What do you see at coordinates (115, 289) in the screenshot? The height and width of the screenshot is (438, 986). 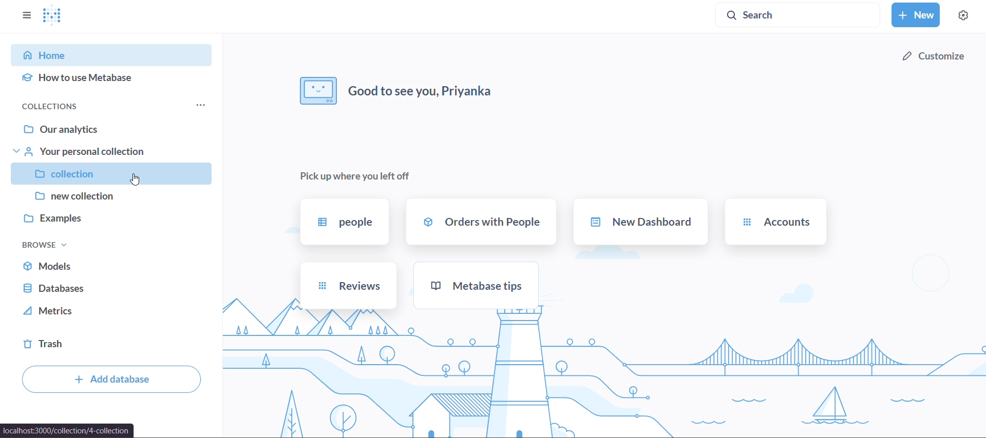 I see `database` at bounding box center [115, 289].